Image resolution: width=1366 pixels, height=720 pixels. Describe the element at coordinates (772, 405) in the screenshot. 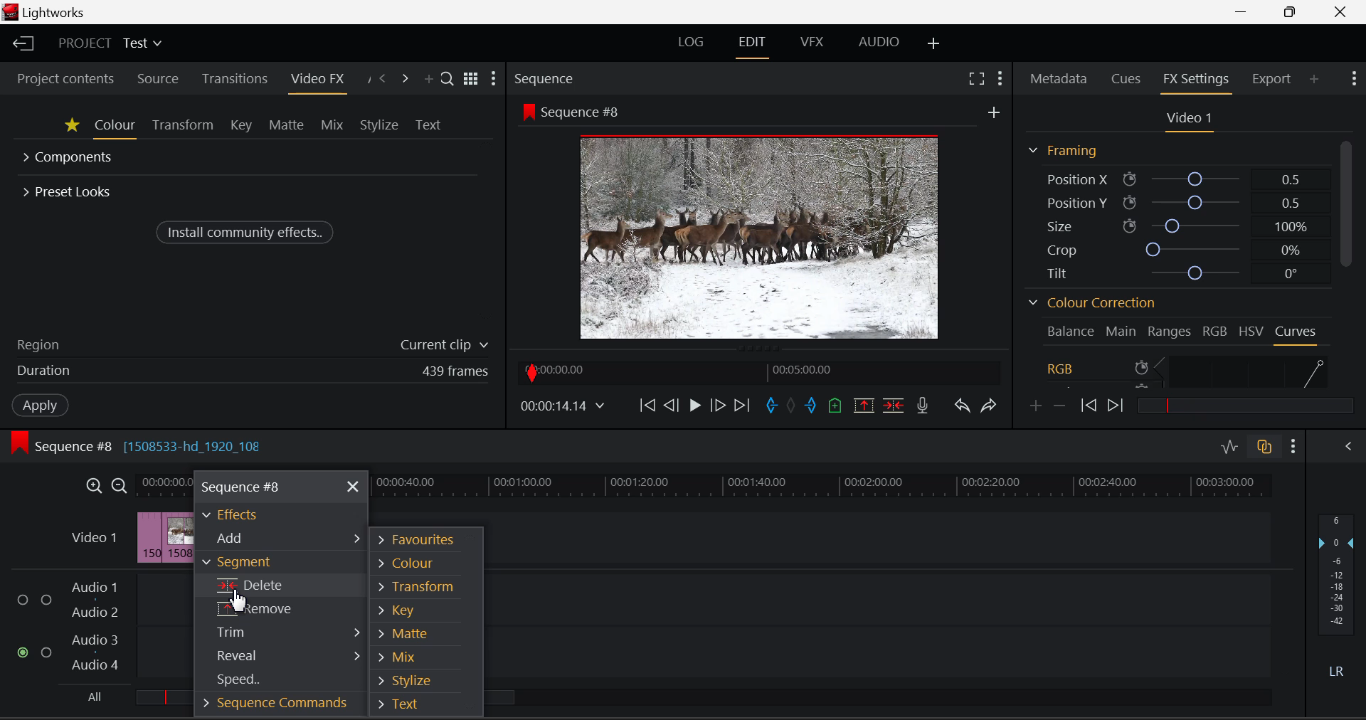

I see `Mark In` at that location.